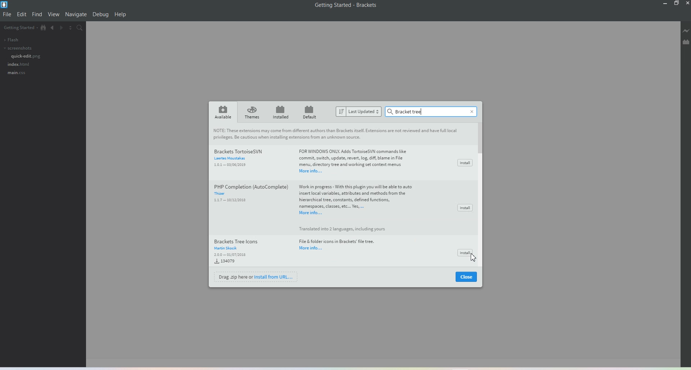 The width and height of the screenshot is (691, 370). Describe the element at coordinates (44, 28) in the screenshot. I see `Show in the file tree` at that location.